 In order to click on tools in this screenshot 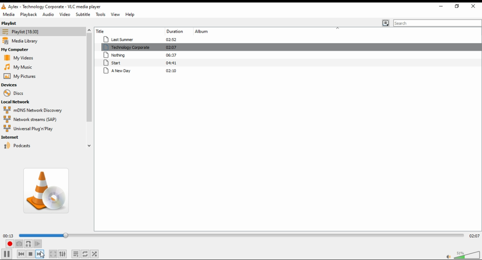, I will do `click(101, 15)`.